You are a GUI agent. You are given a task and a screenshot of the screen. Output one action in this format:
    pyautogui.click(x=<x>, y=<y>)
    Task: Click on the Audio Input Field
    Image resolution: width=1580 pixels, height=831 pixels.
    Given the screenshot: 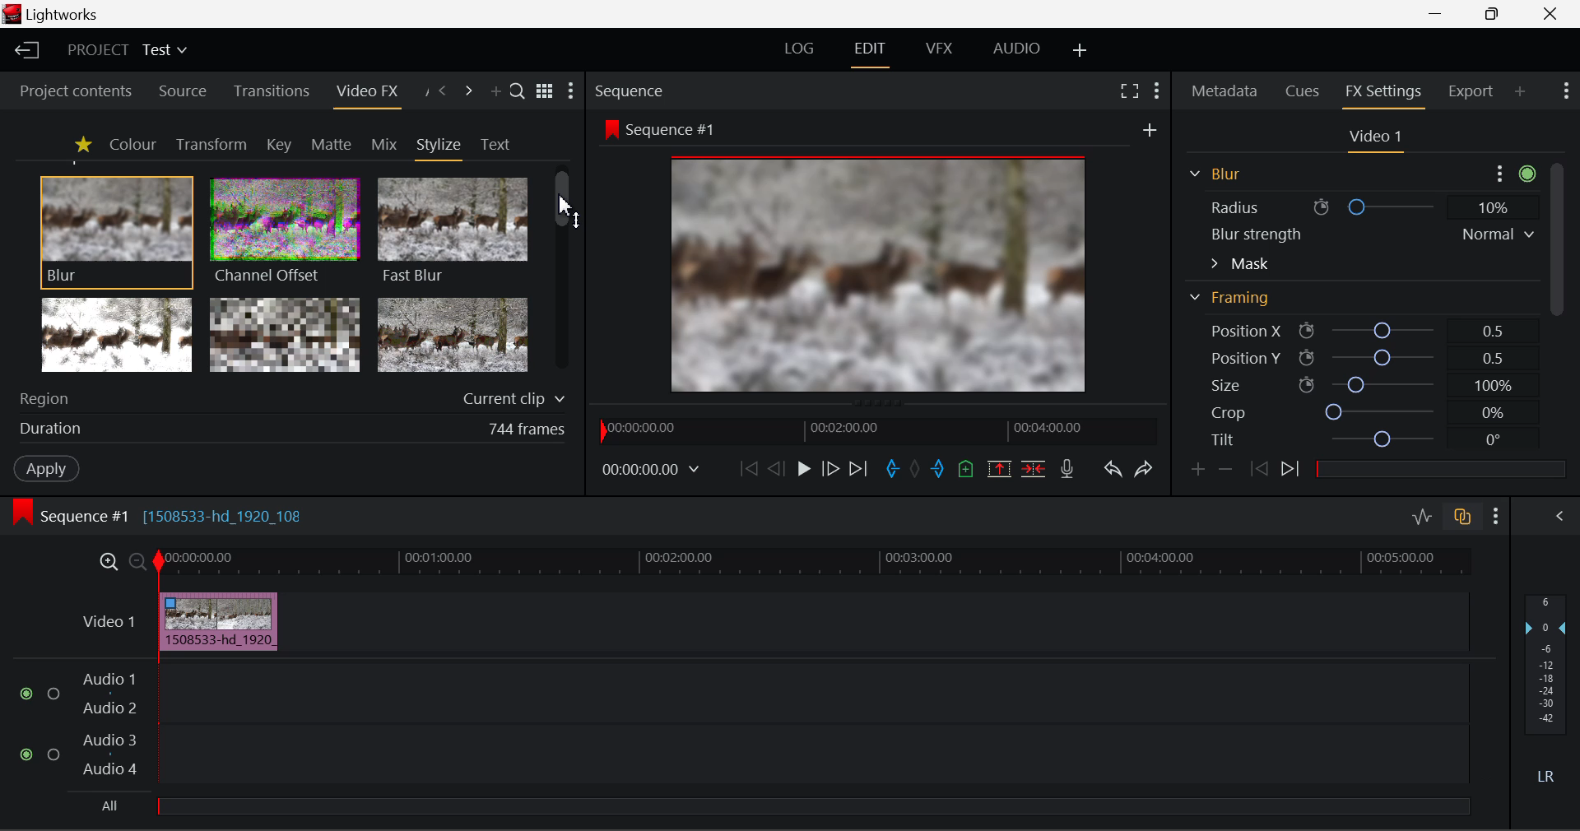 What is the action you would take?
    pyautogui.click(x=727, y=740)
    